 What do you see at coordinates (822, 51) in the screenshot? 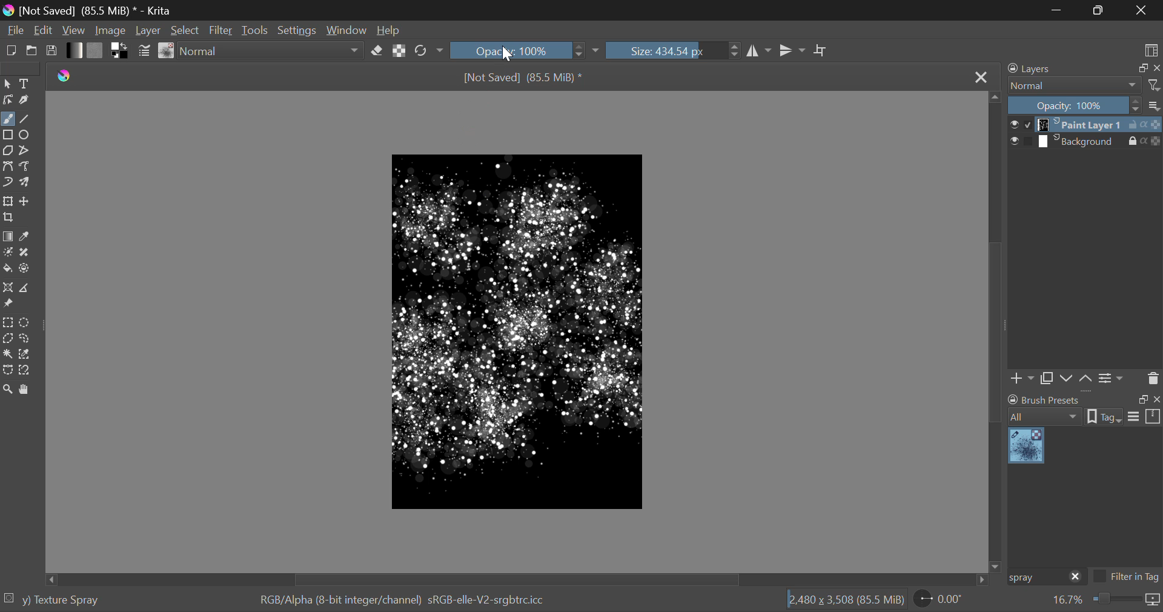
I see `Crop` at bounding box center [822, 51].